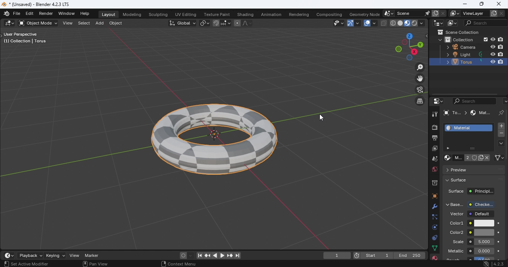 This screenshot has width=508, height=267. What do you see at coordinates (466, 94) in the screenshot?
I see `Scroll bar` at bounding box center [466, 94].